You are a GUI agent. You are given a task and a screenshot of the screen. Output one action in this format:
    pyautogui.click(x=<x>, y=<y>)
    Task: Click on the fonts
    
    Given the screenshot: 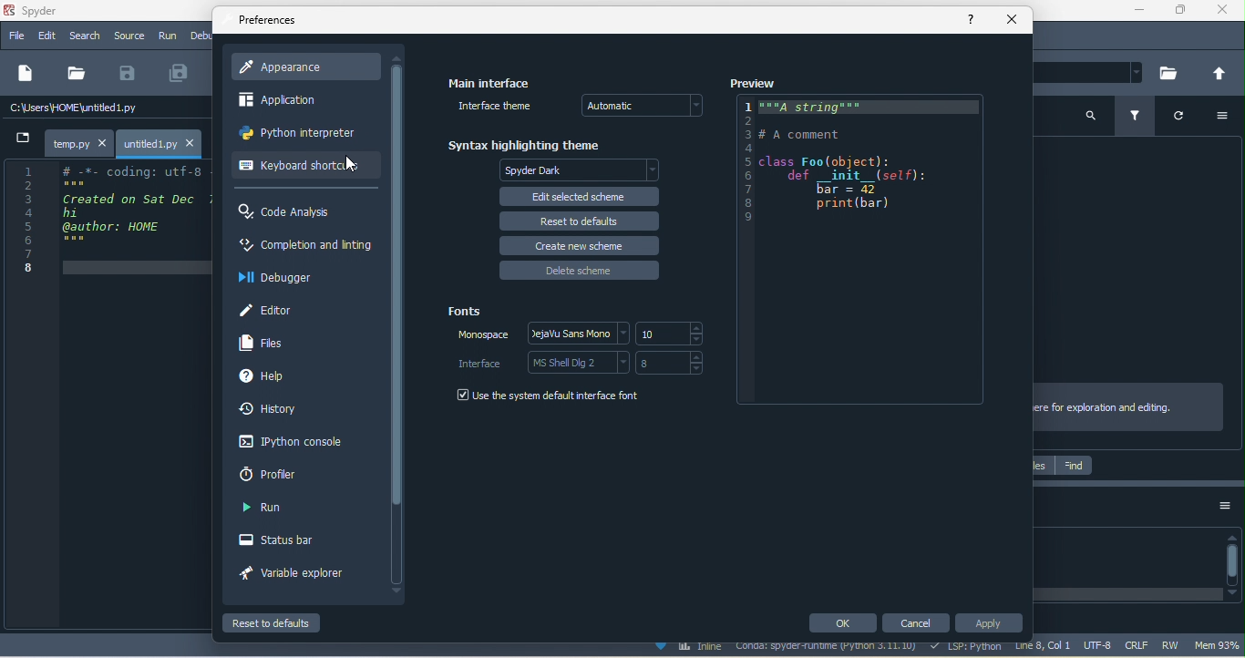 What is the action you would take?
    pyautogui.click(x=466, y=309)
    